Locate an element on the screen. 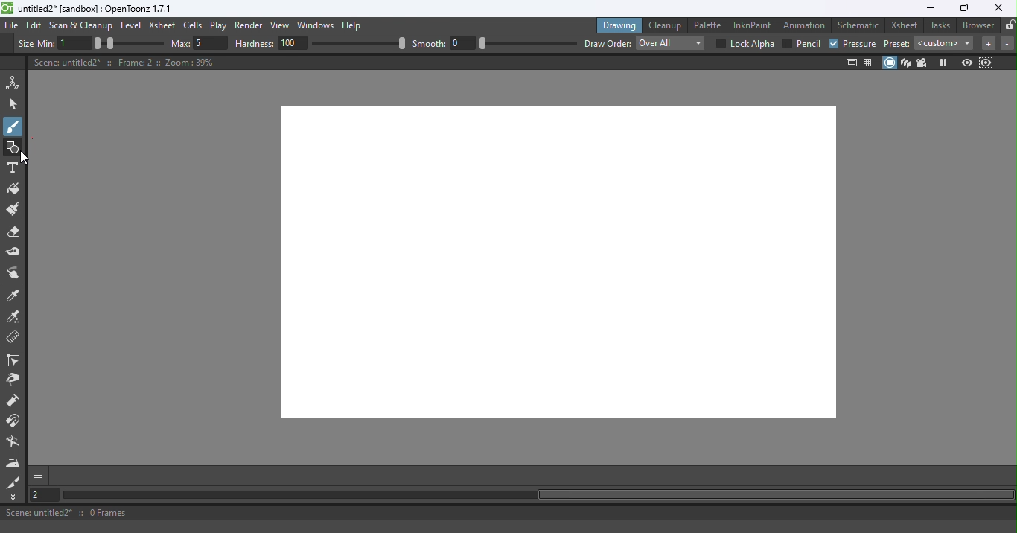 The image size is (1017, 533). Smooth is located at coordinates (430, 43).